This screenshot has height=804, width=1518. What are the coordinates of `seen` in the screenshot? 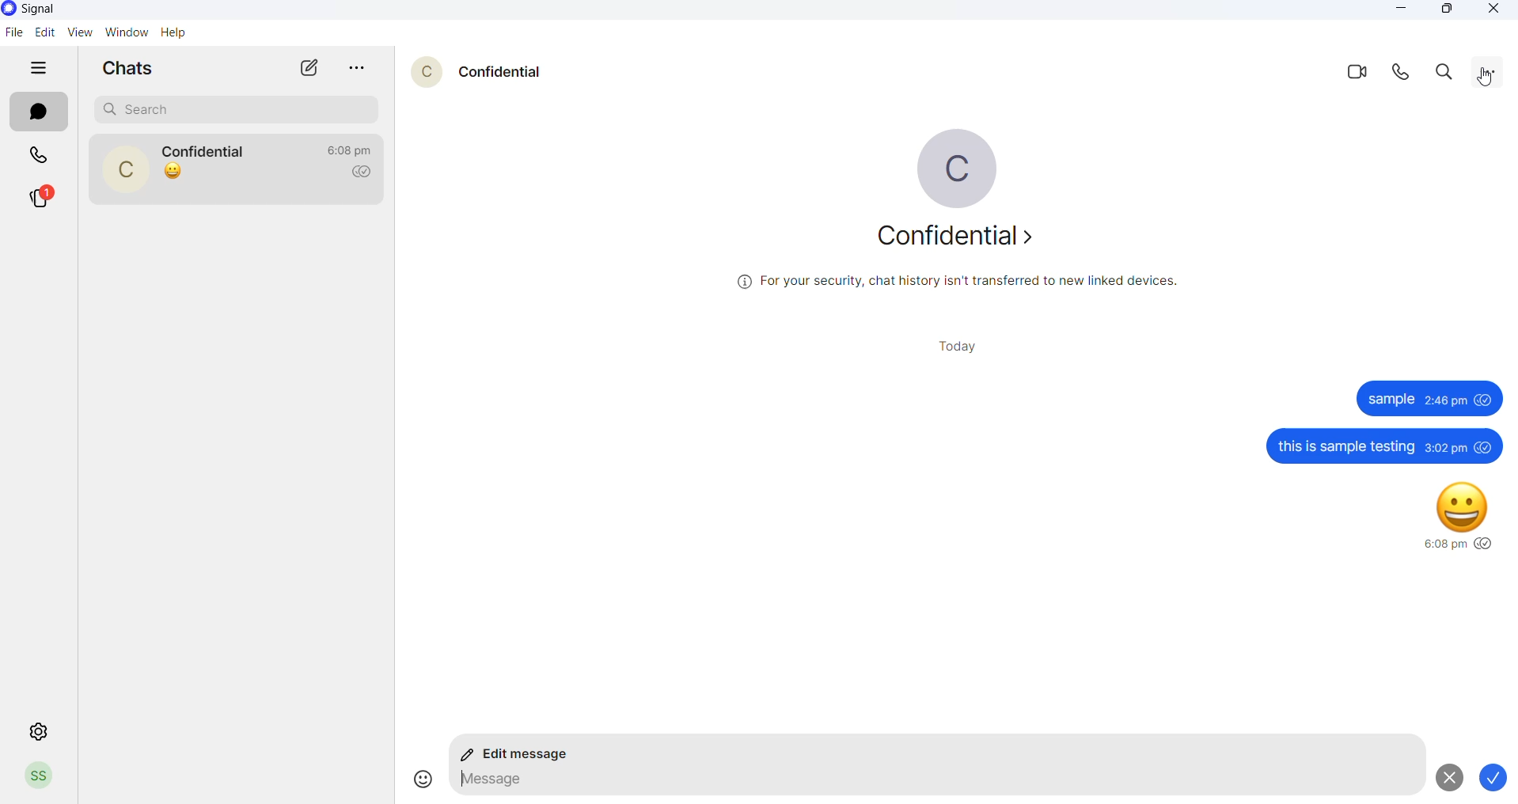 It's located at (1485, 446).